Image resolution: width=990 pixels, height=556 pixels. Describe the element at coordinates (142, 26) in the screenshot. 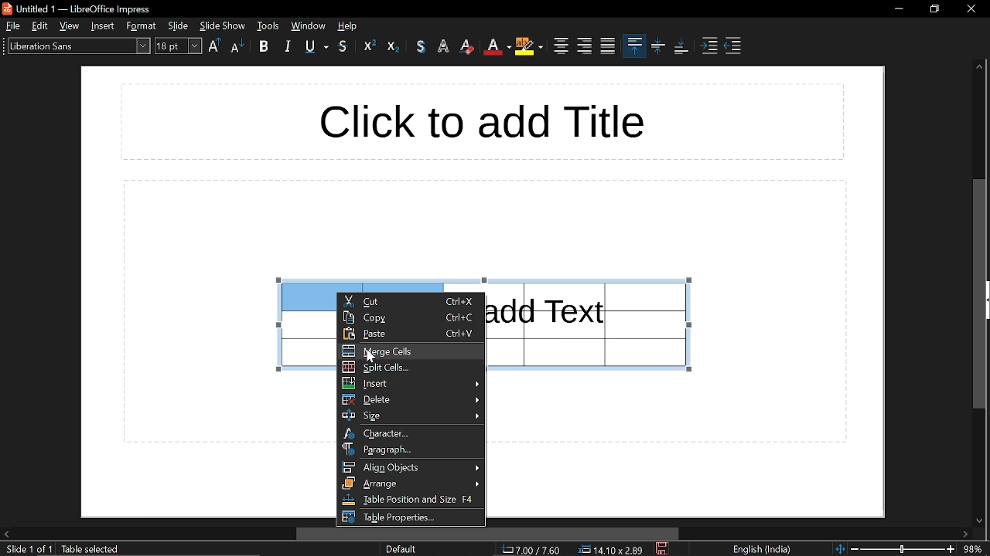

I see `format` at that location.